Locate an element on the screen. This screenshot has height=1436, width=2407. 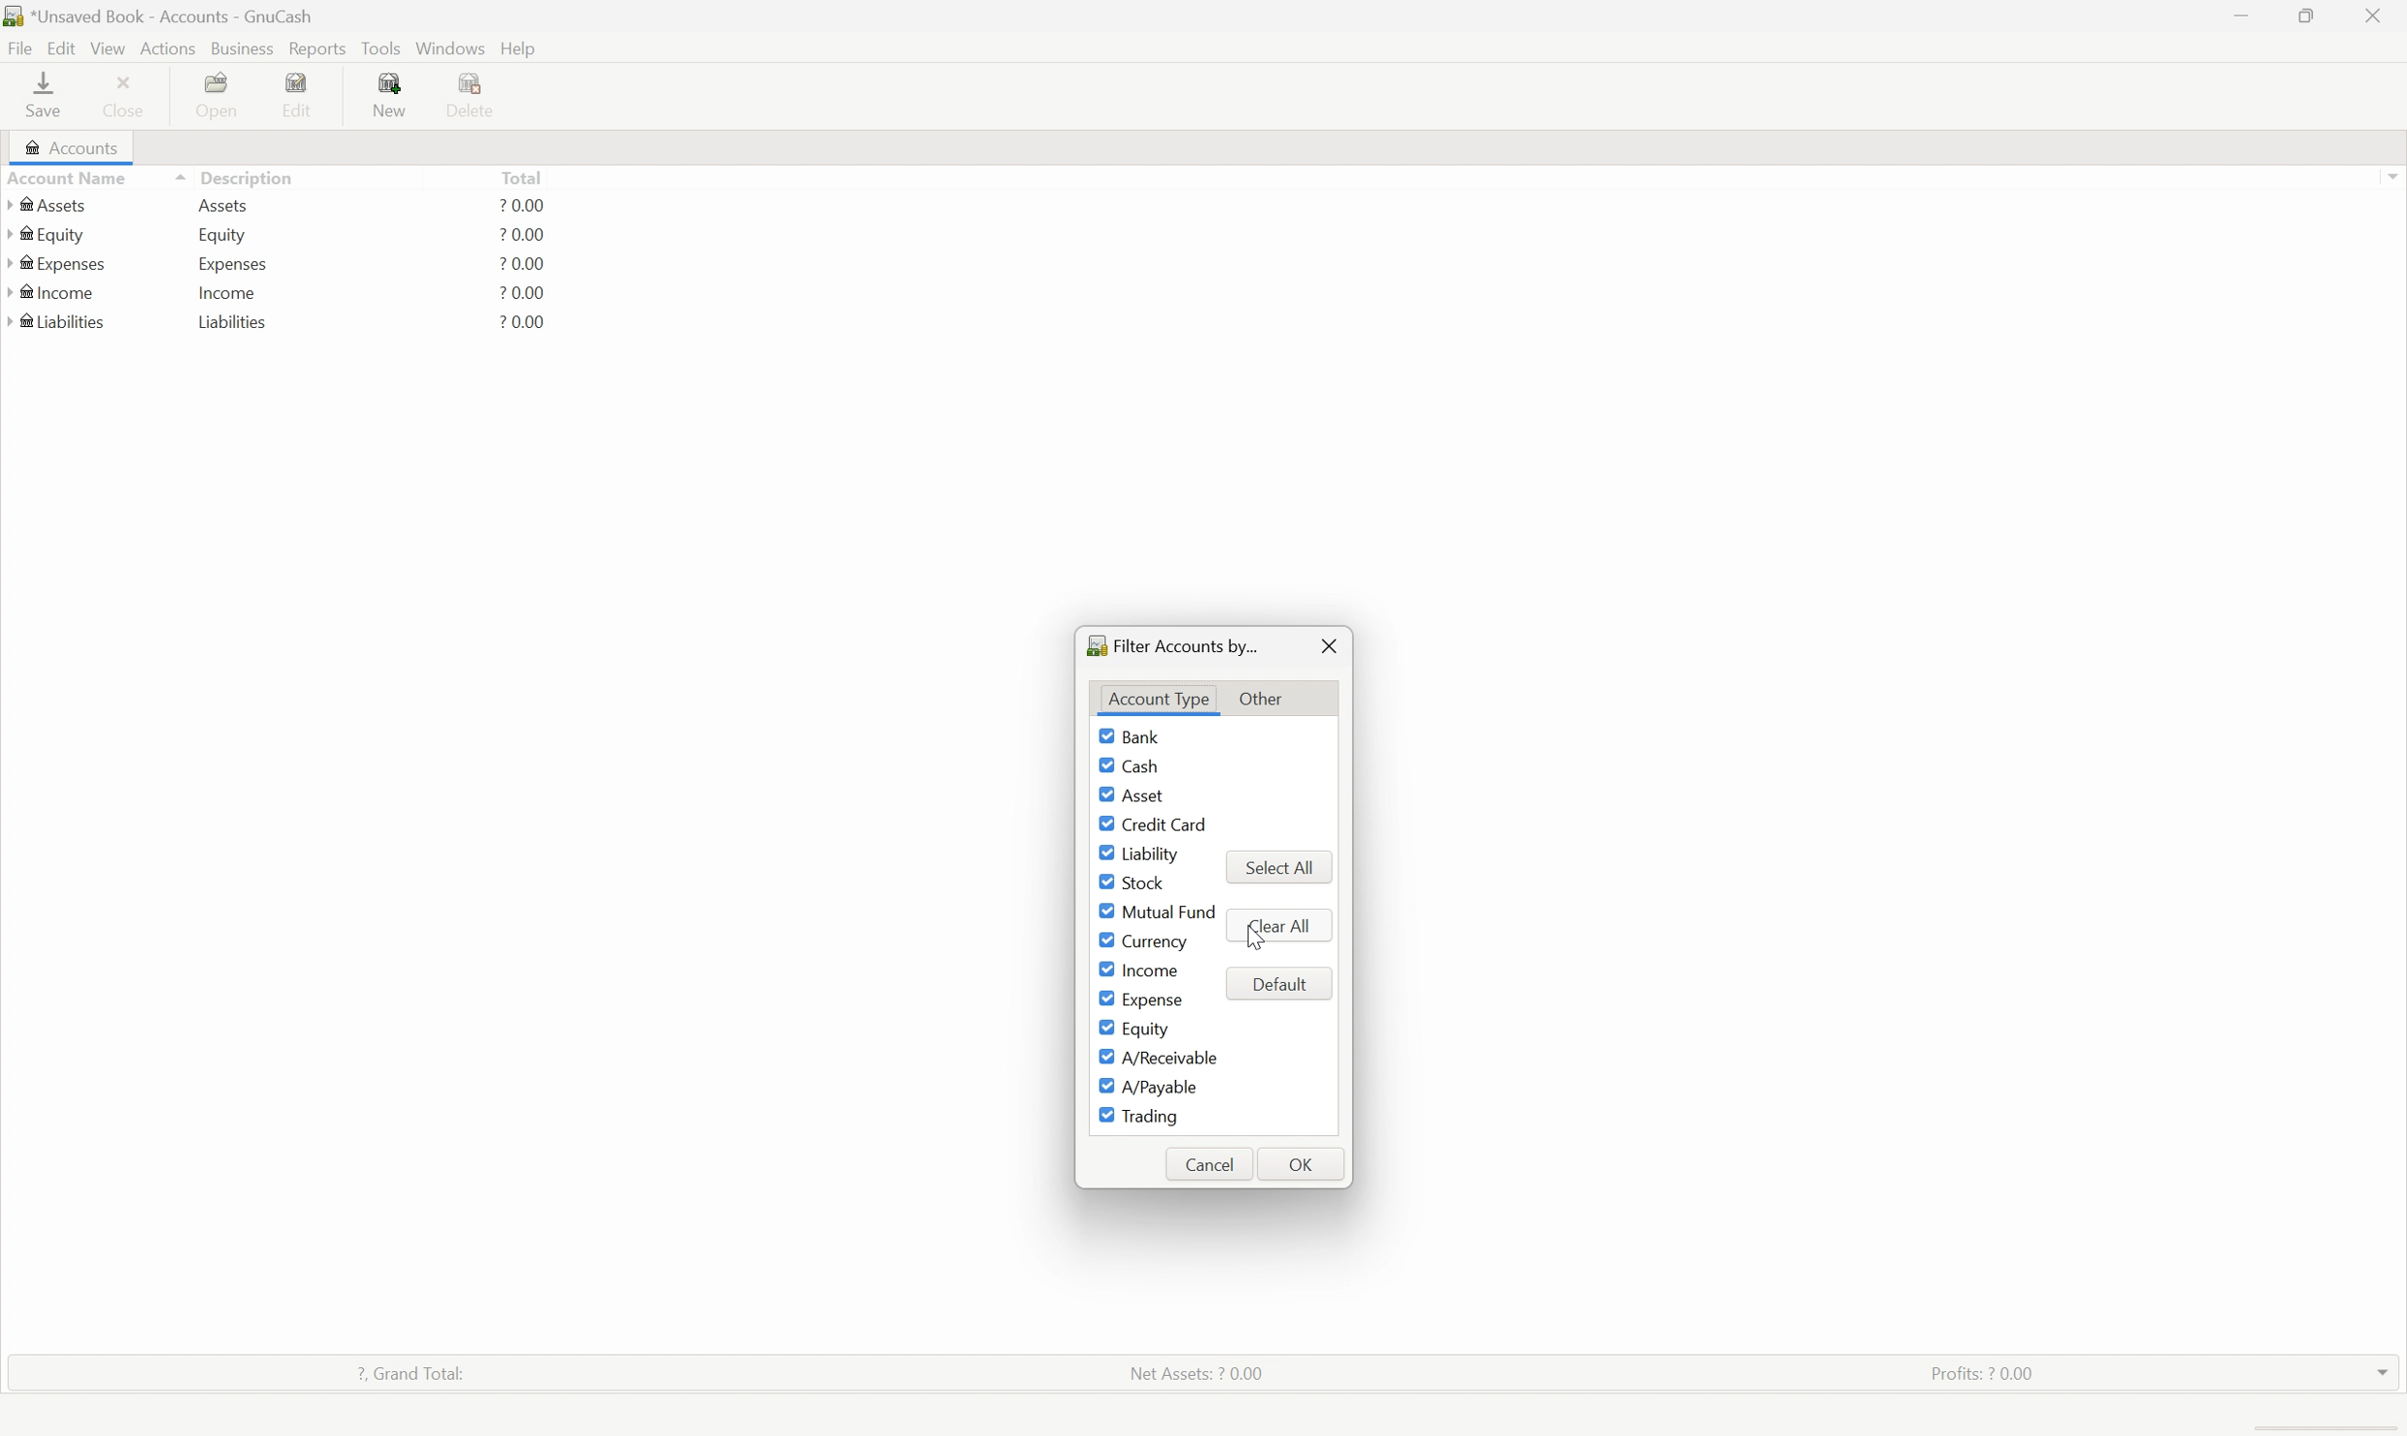
Other is located at coordinates (1264, 698).